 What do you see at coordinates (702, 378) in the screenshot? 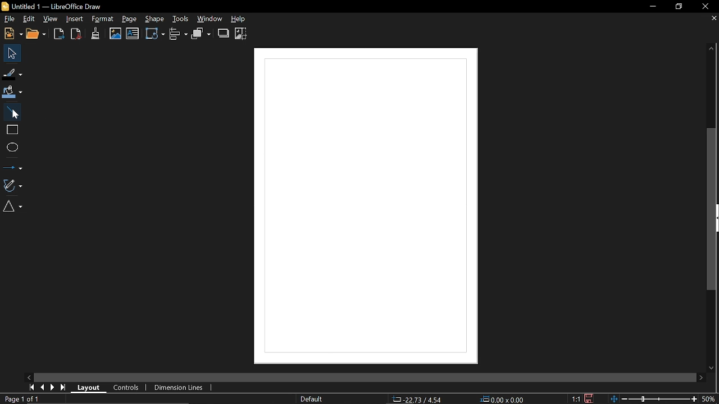
I see `Move right` at bounding box center [702, 378].